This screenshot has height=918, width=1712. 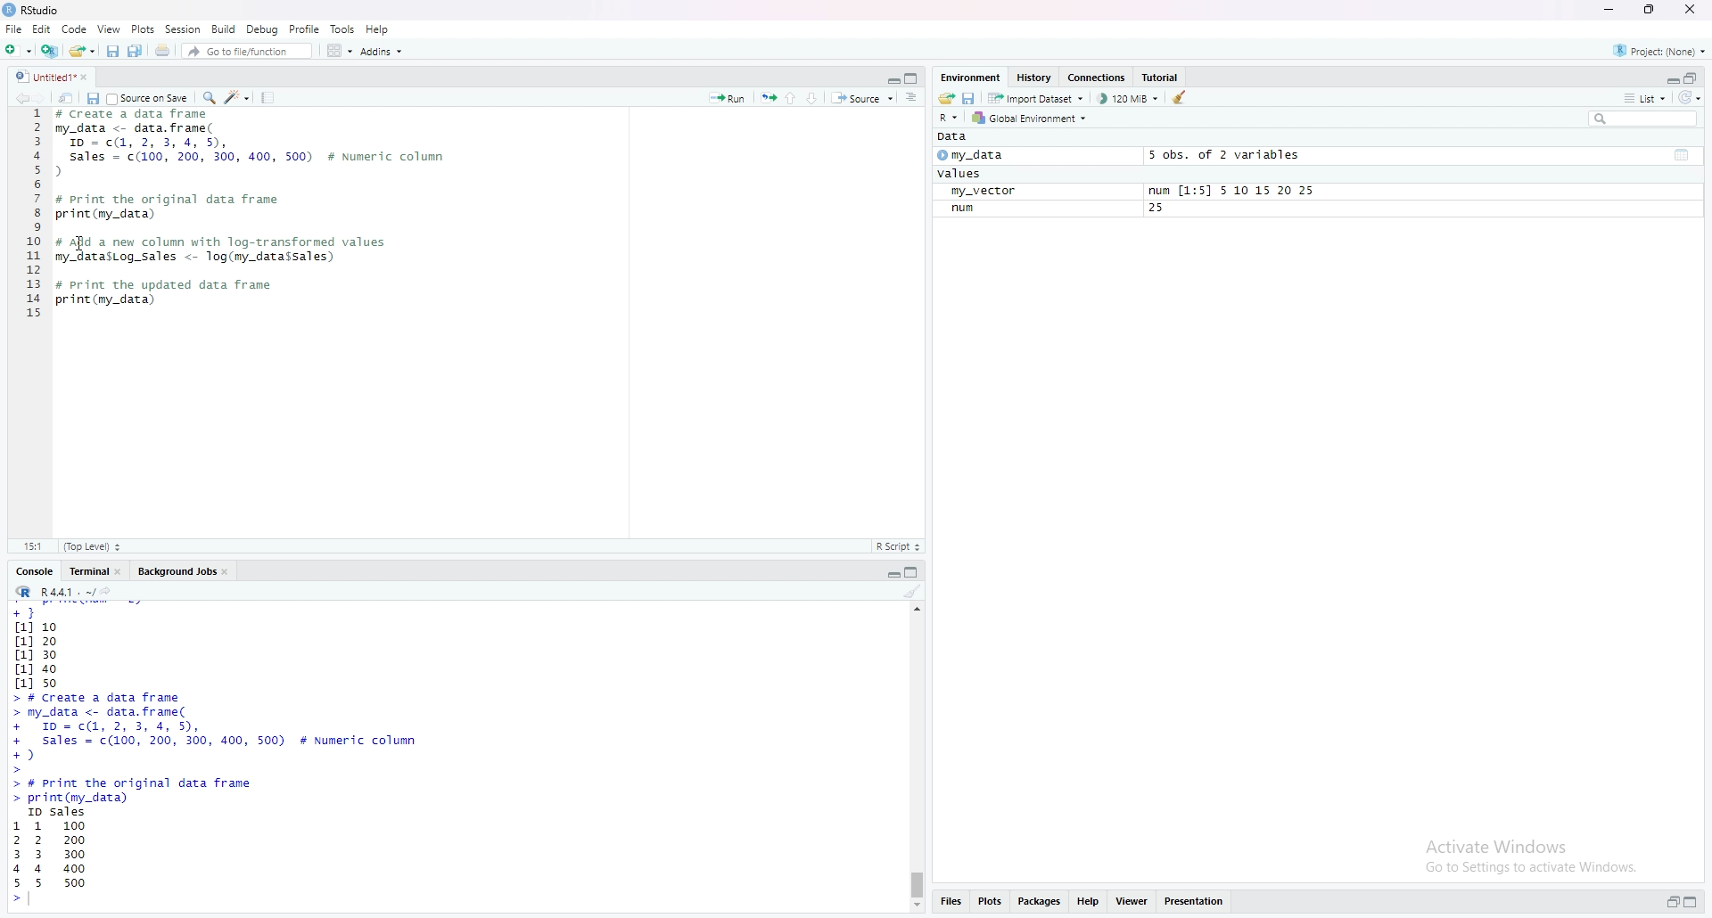 What do you see at coordinates (968, 98) in the screenshot?
I see `save workspace as` at bounding box center [968, 98].